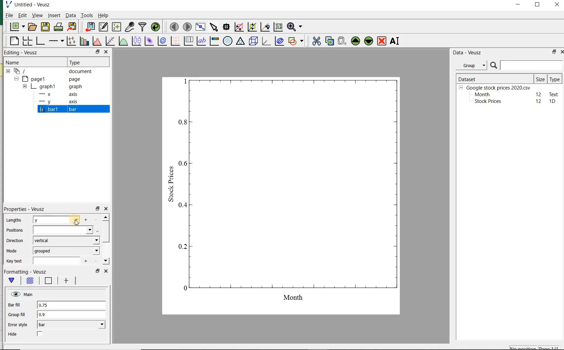 This screenshot has width=564, height=350. What do you see at coordinates (12, 334) in the screenshot?
I see `Hide` at bounding box center [12, 334].